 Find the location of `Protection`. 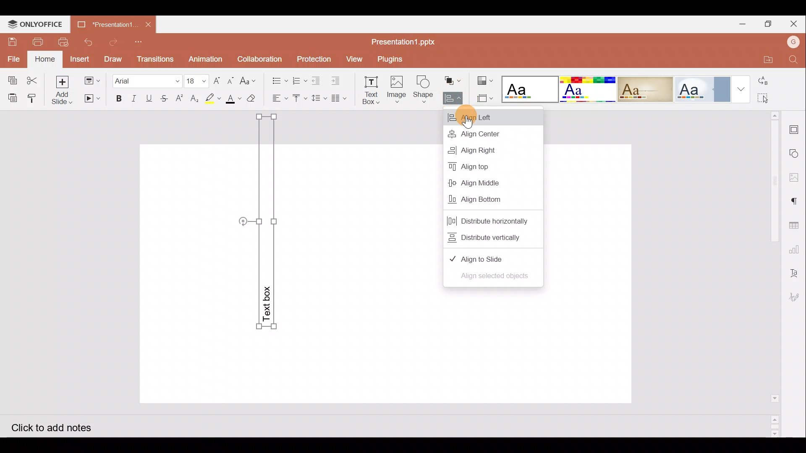

Protection is located at coordinates (314, 60).